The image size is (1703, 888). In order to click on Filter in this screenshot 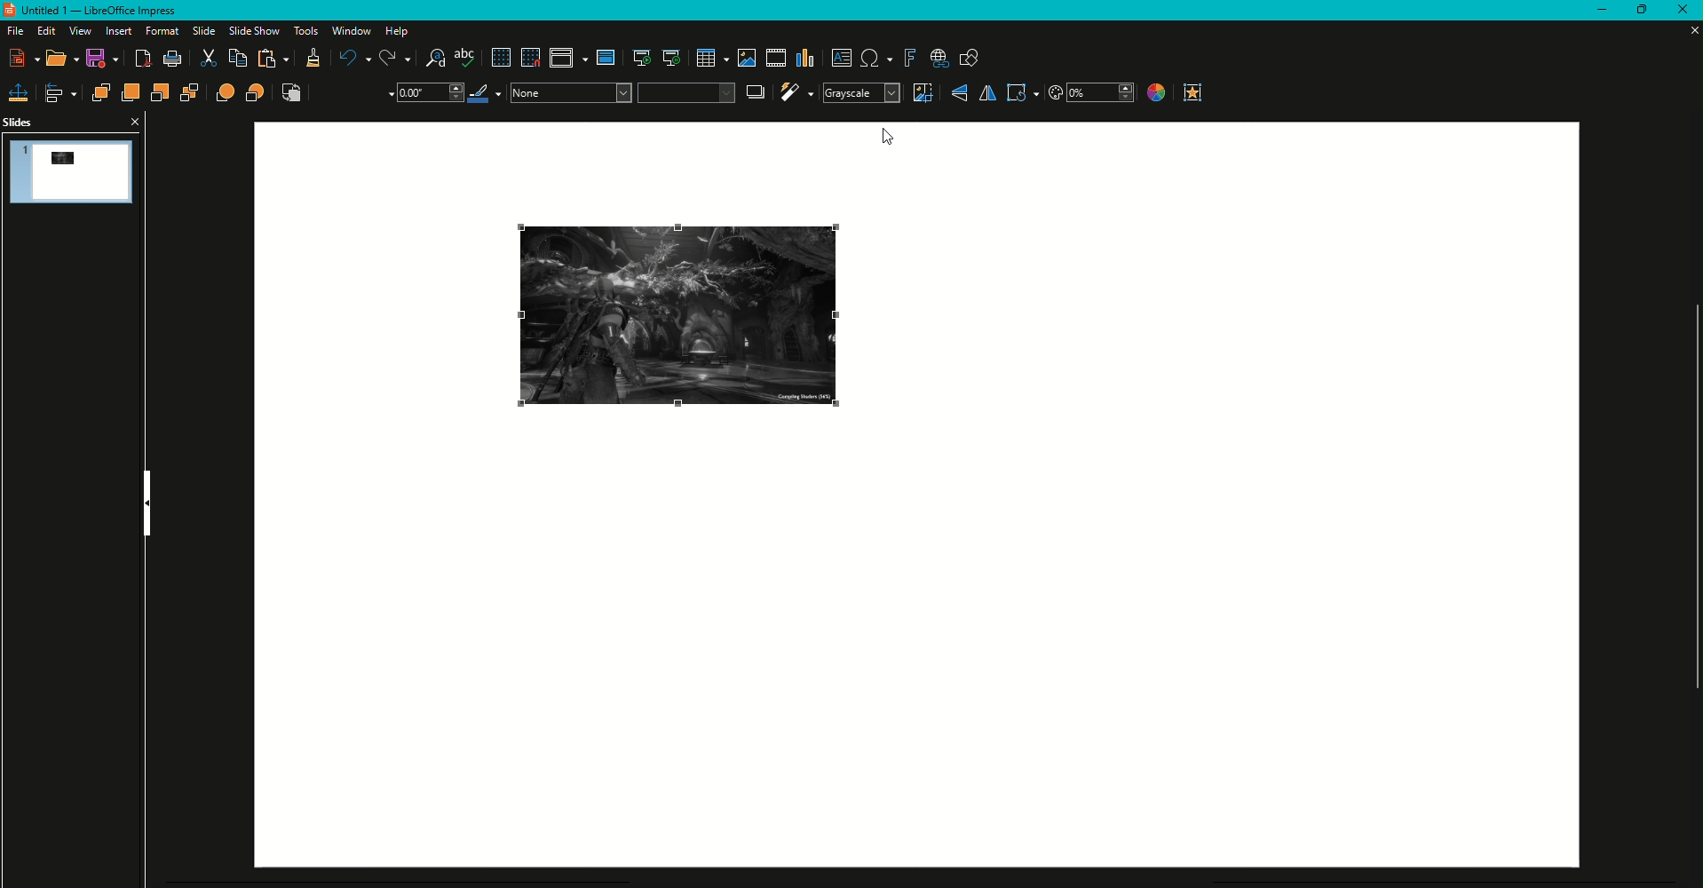, I will do `click(796, 92)`.